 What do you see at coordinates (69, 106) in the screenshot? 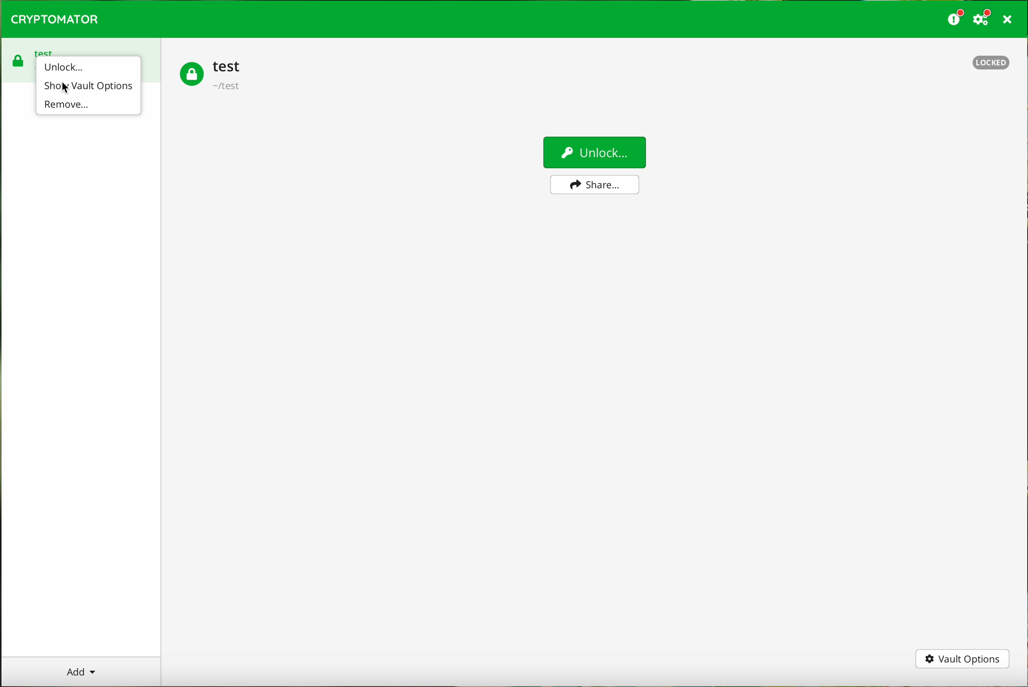
I see `remove` at bounding box center [69, 106].